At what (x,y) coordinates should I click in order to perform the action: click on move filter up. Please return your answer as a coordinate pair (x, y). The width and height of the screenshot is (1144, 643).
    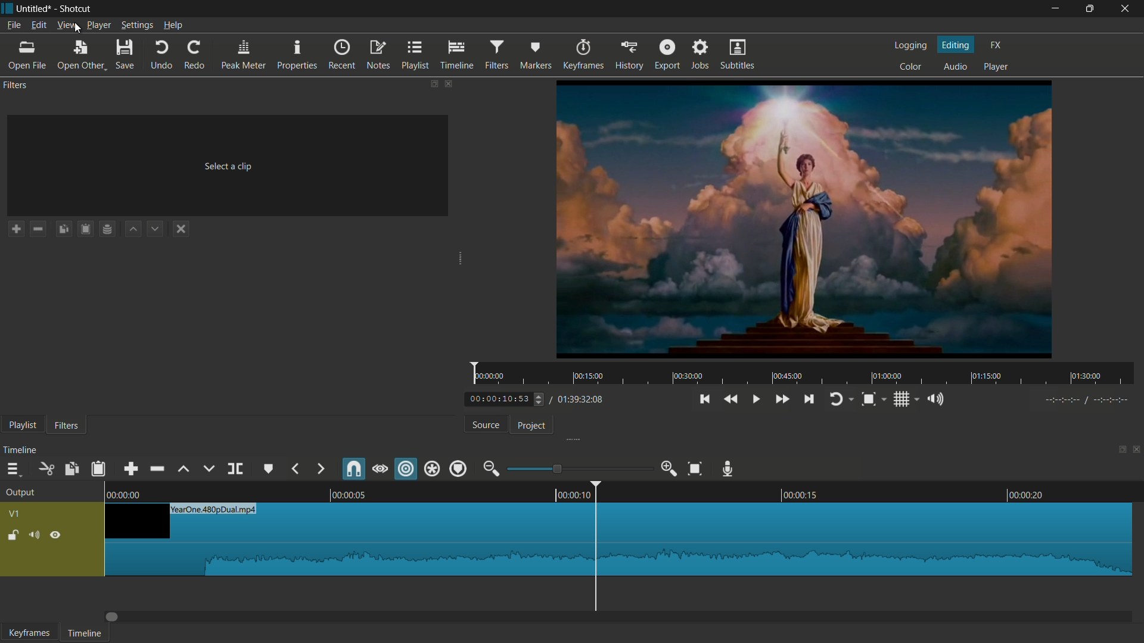
    Looking at the image, I should click on (133, 230).